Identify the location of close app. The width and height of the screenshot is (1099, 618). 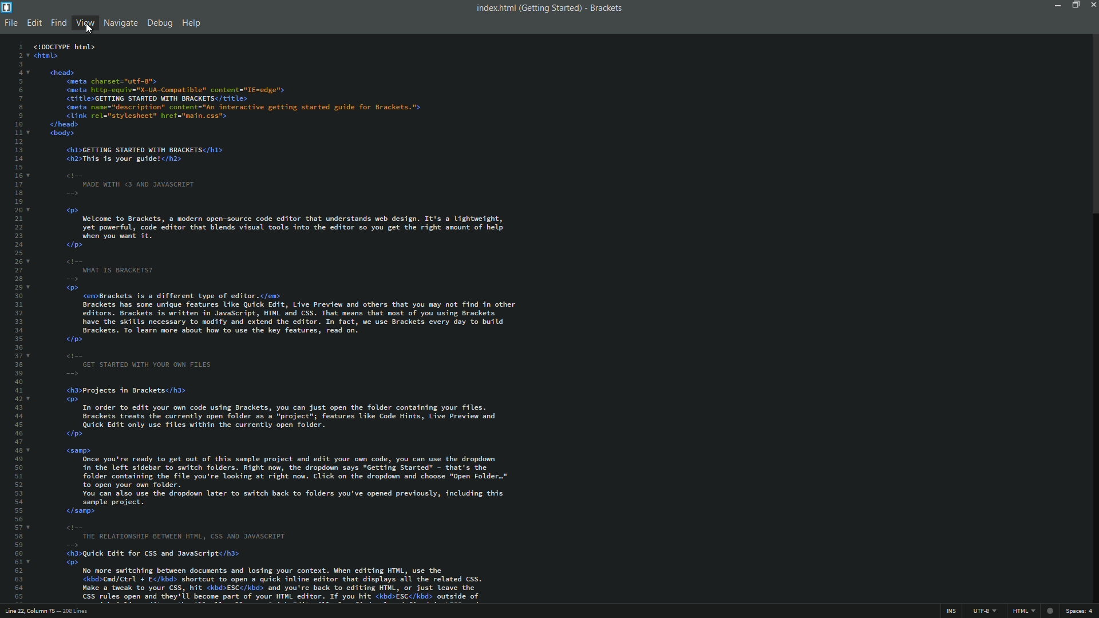
(1092, 5).